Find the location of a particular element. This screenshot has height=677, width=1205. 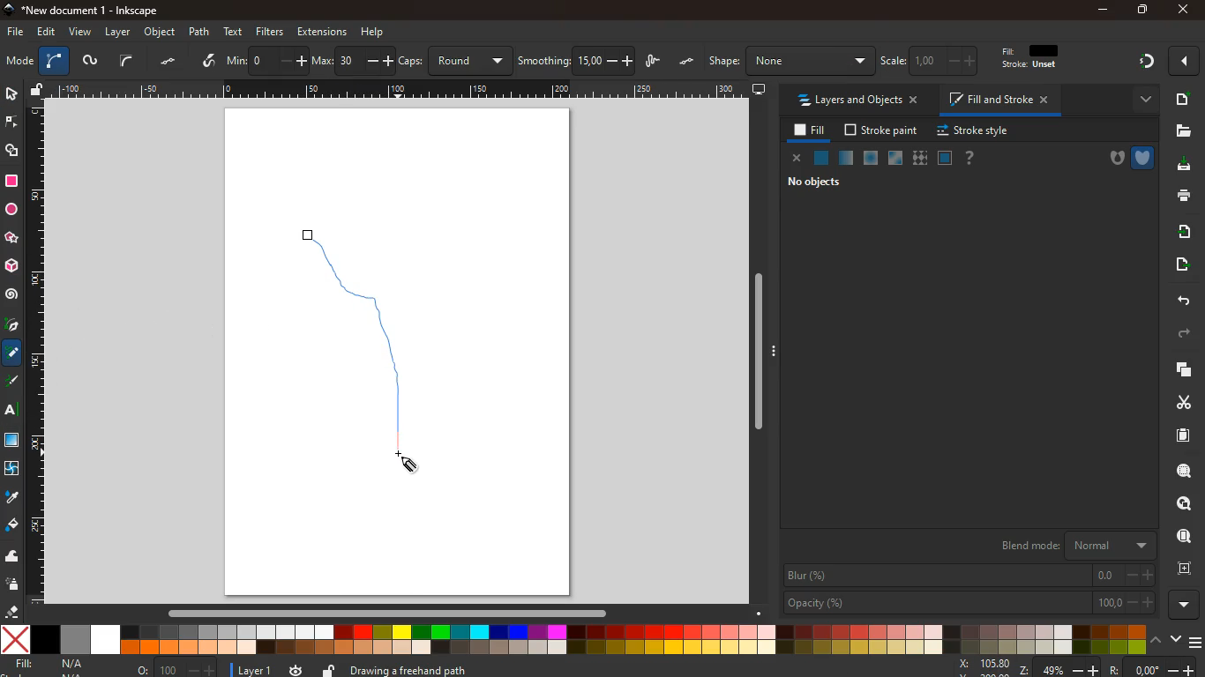

fill is located at coordinates (806, 130).